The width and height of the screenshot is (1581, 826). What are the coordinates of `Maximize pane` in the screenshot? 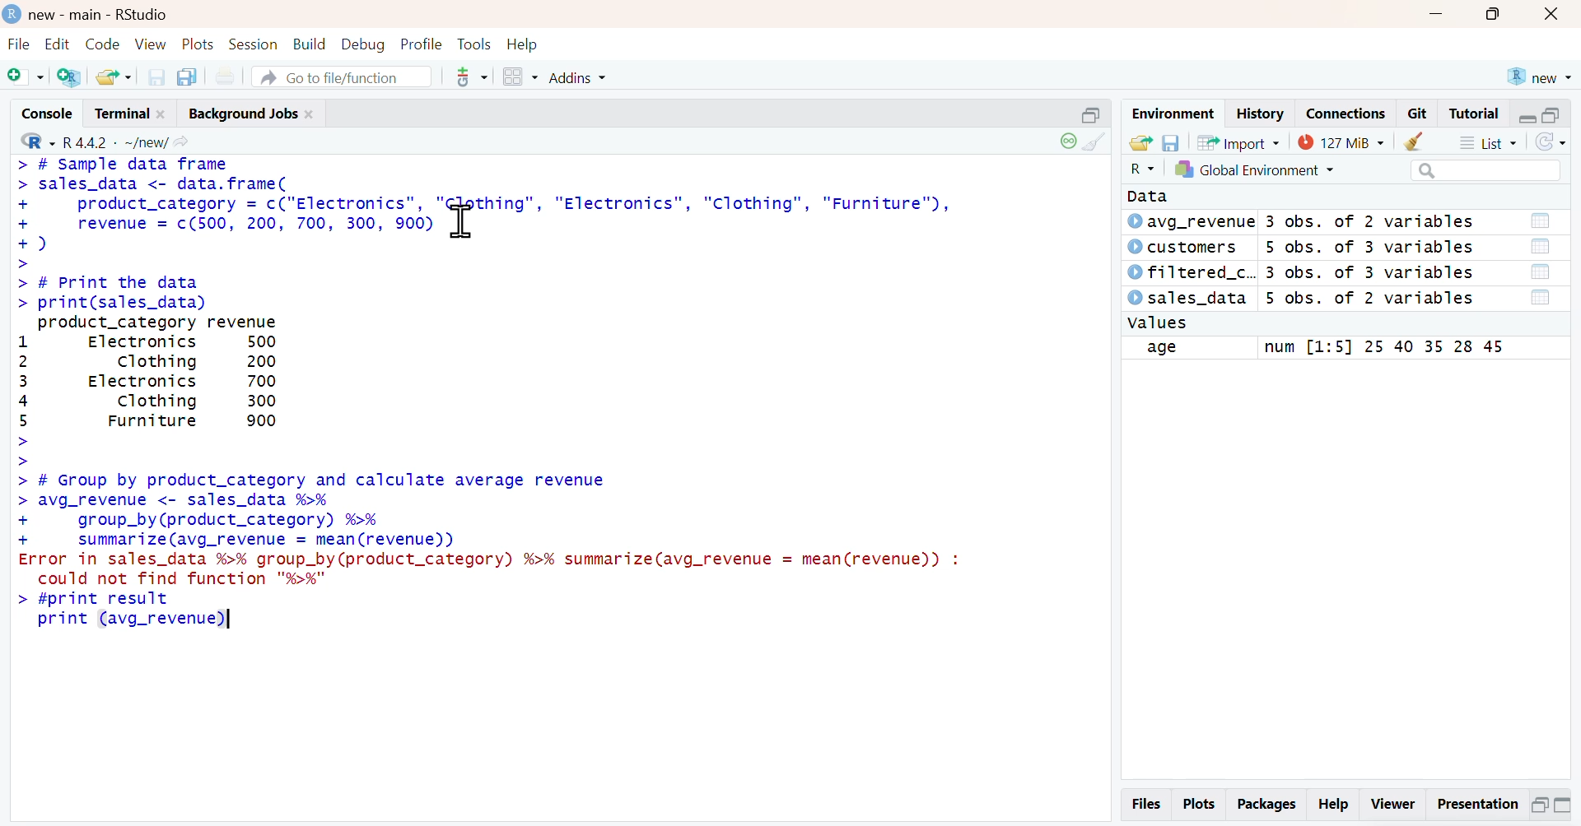 It's located at (1563, 807).